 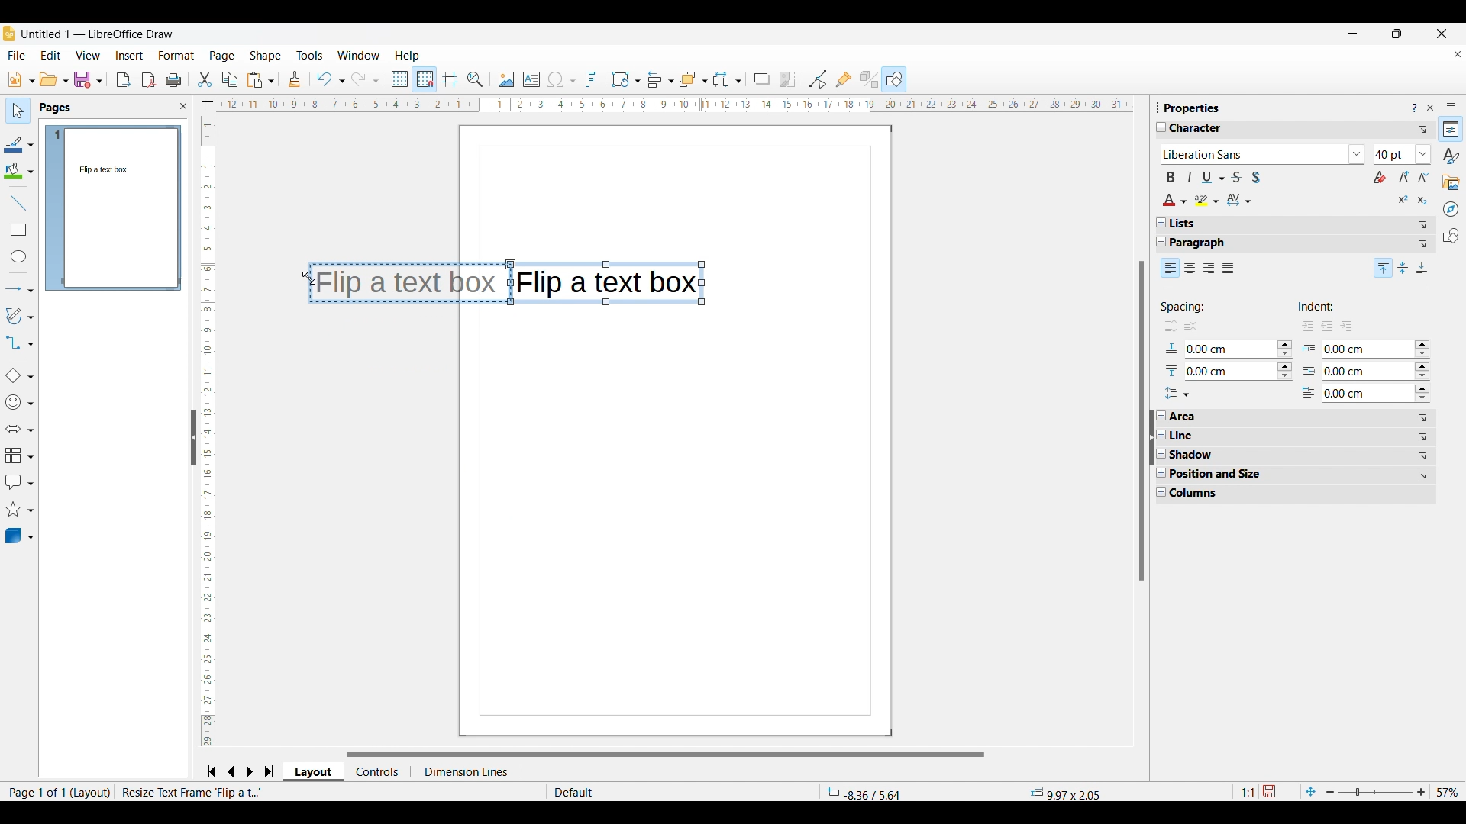 What do you see at coordinates (205, 433) in the screenshot?
I see `Vertical slide bar` at bounding box center [205, 433].